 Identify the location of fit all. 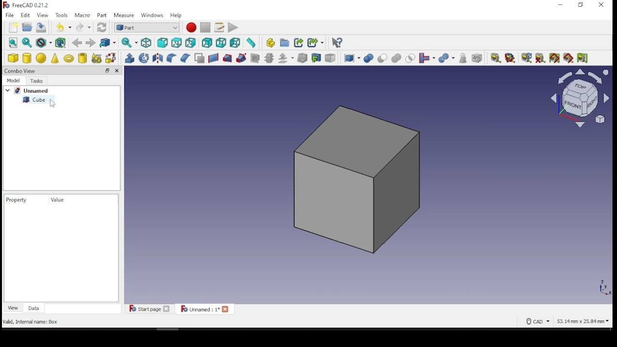
(13, 42).